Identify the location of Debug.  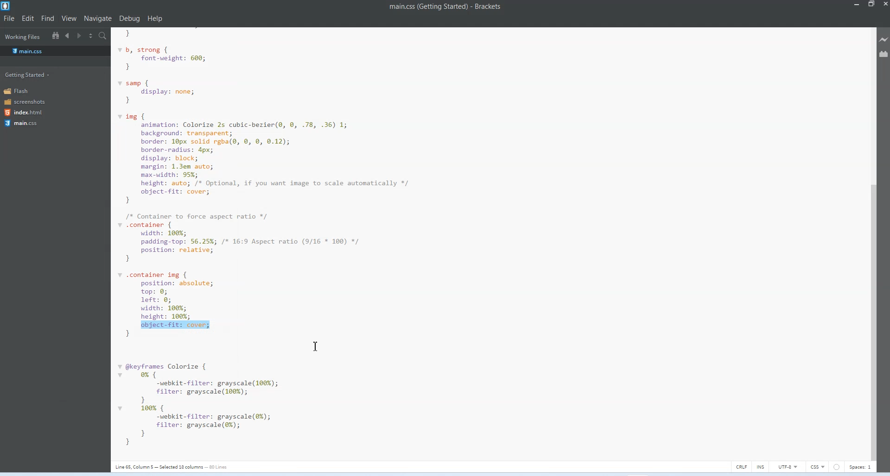
(129, 19).